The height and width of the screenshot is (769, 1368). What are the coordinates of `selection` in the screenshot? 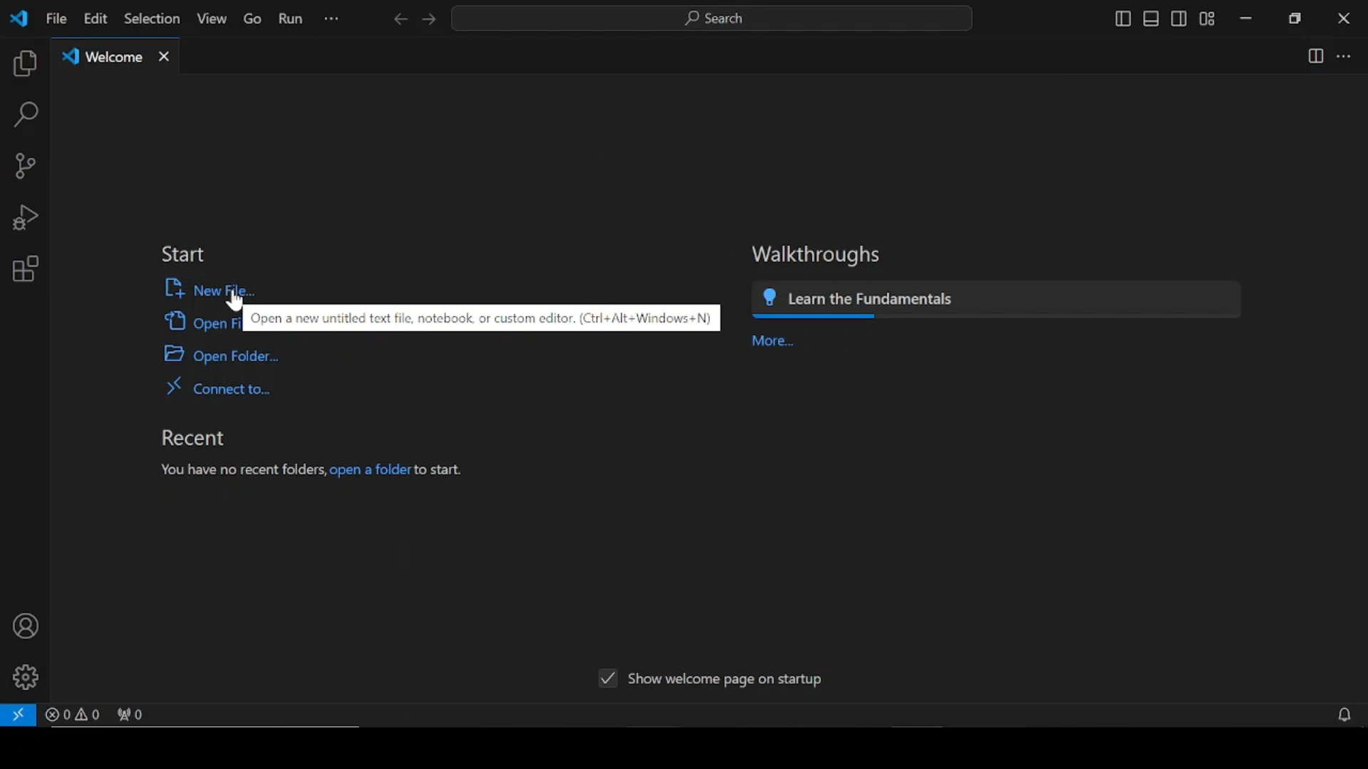 It's located at (151, 19).